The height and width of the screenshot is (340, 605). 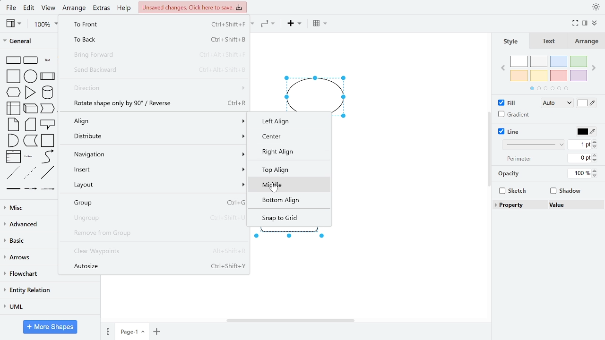 What do you see at coordinates (595, 147) in the screenshot?
I see `decrease line thickness` at bounding box center [595, 147].